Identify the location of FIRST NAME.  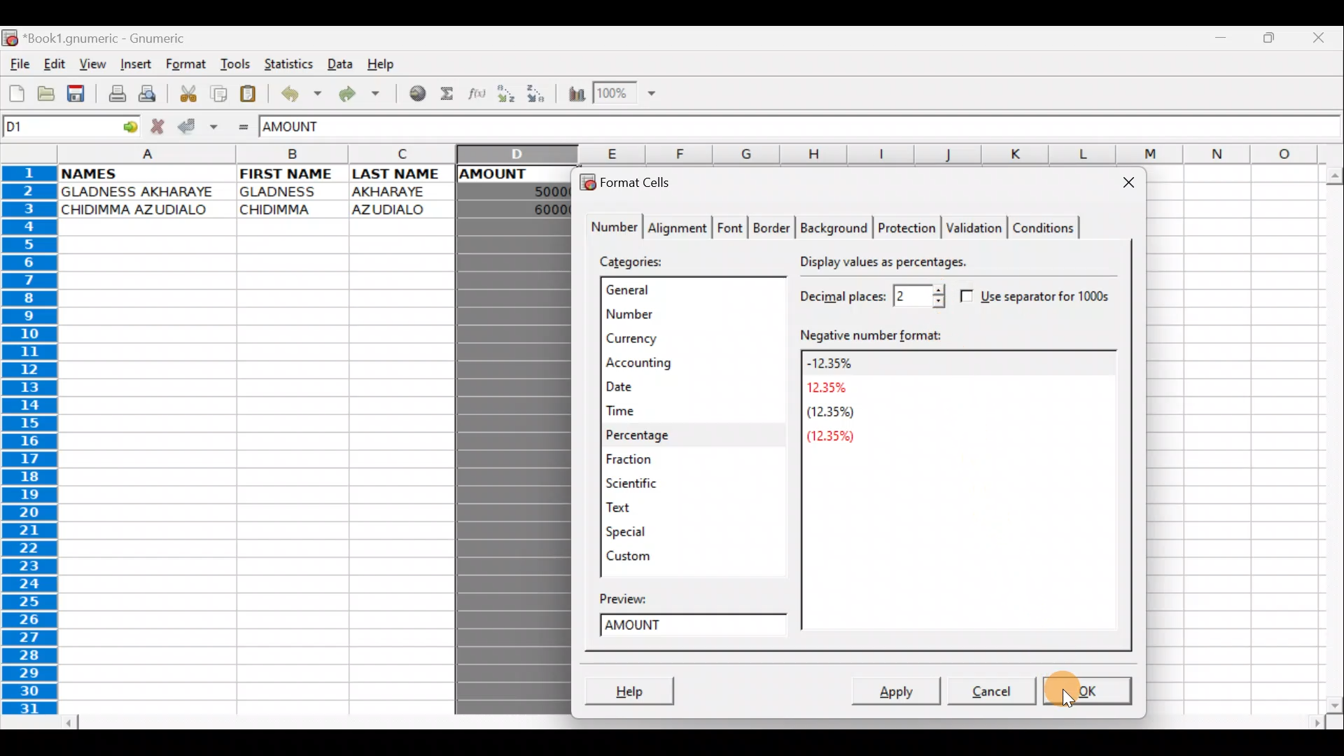
(289, 174).